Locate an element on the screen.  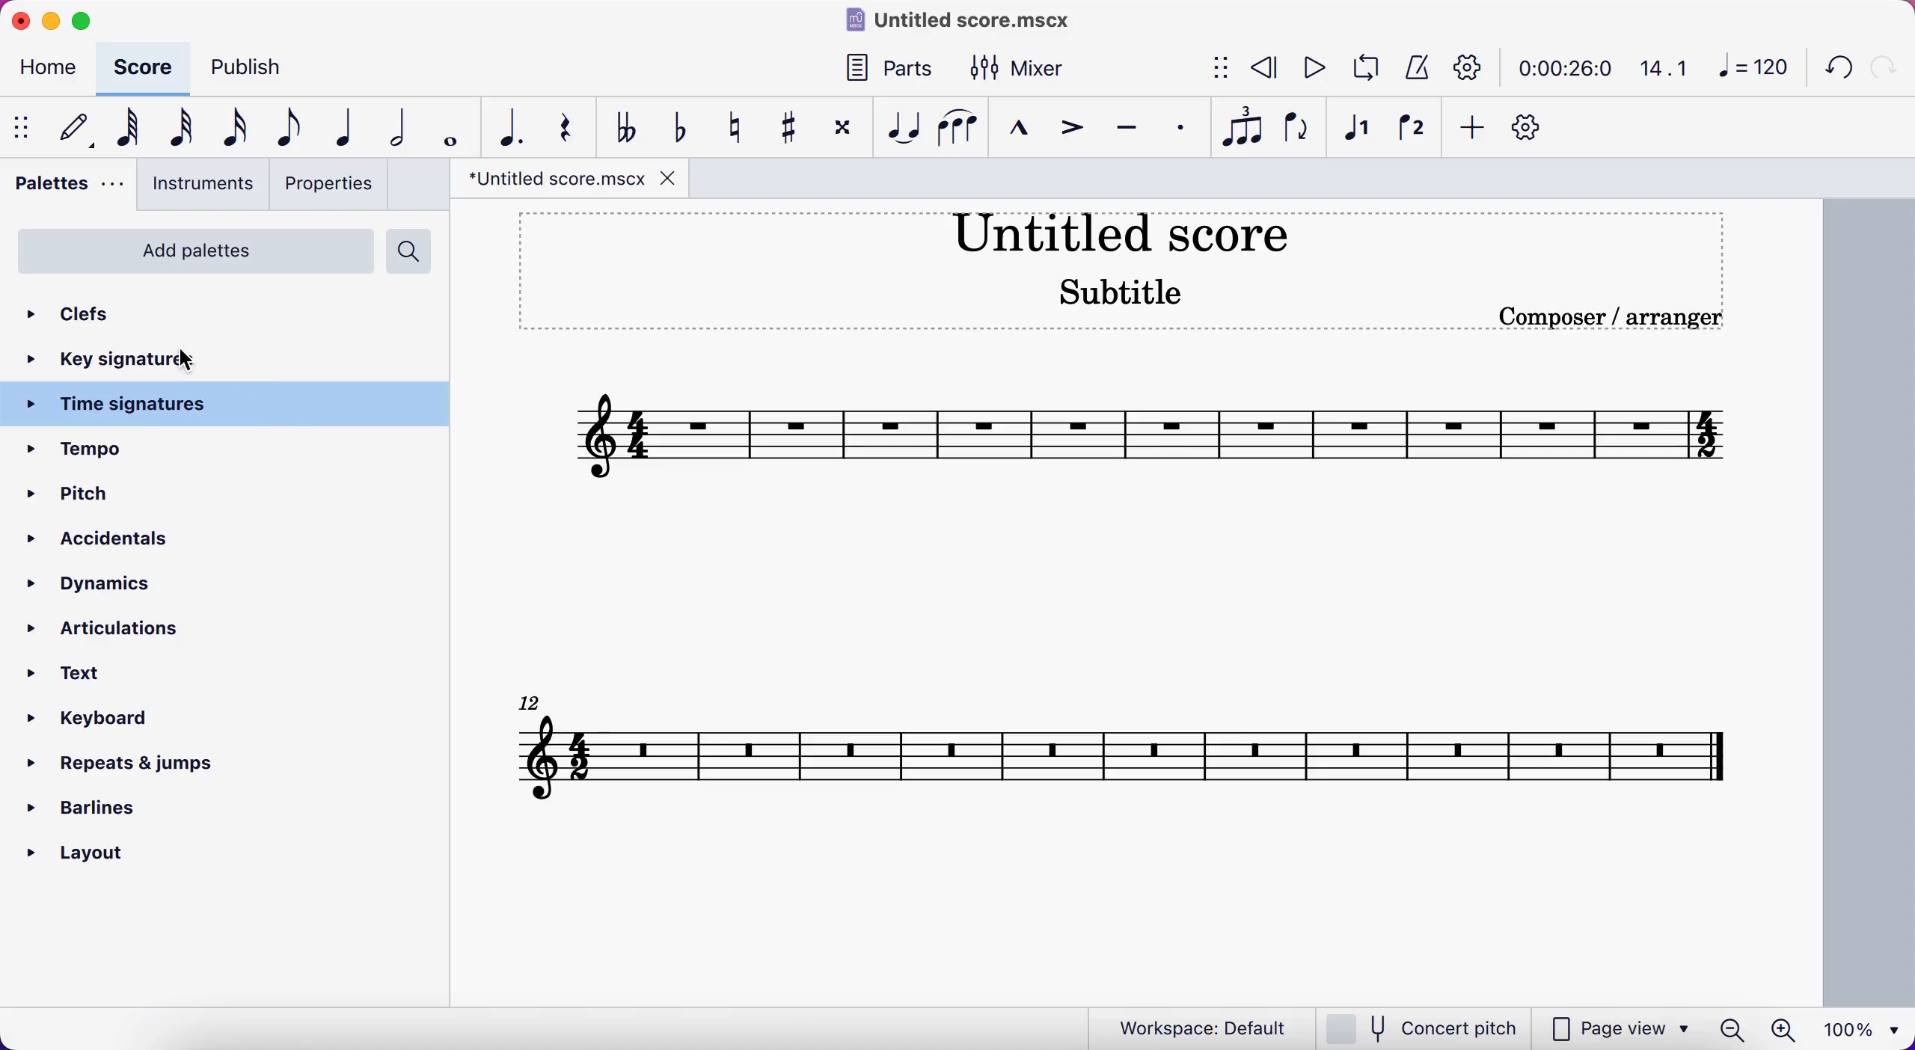
rewind is located at coordinates (1264, 68).